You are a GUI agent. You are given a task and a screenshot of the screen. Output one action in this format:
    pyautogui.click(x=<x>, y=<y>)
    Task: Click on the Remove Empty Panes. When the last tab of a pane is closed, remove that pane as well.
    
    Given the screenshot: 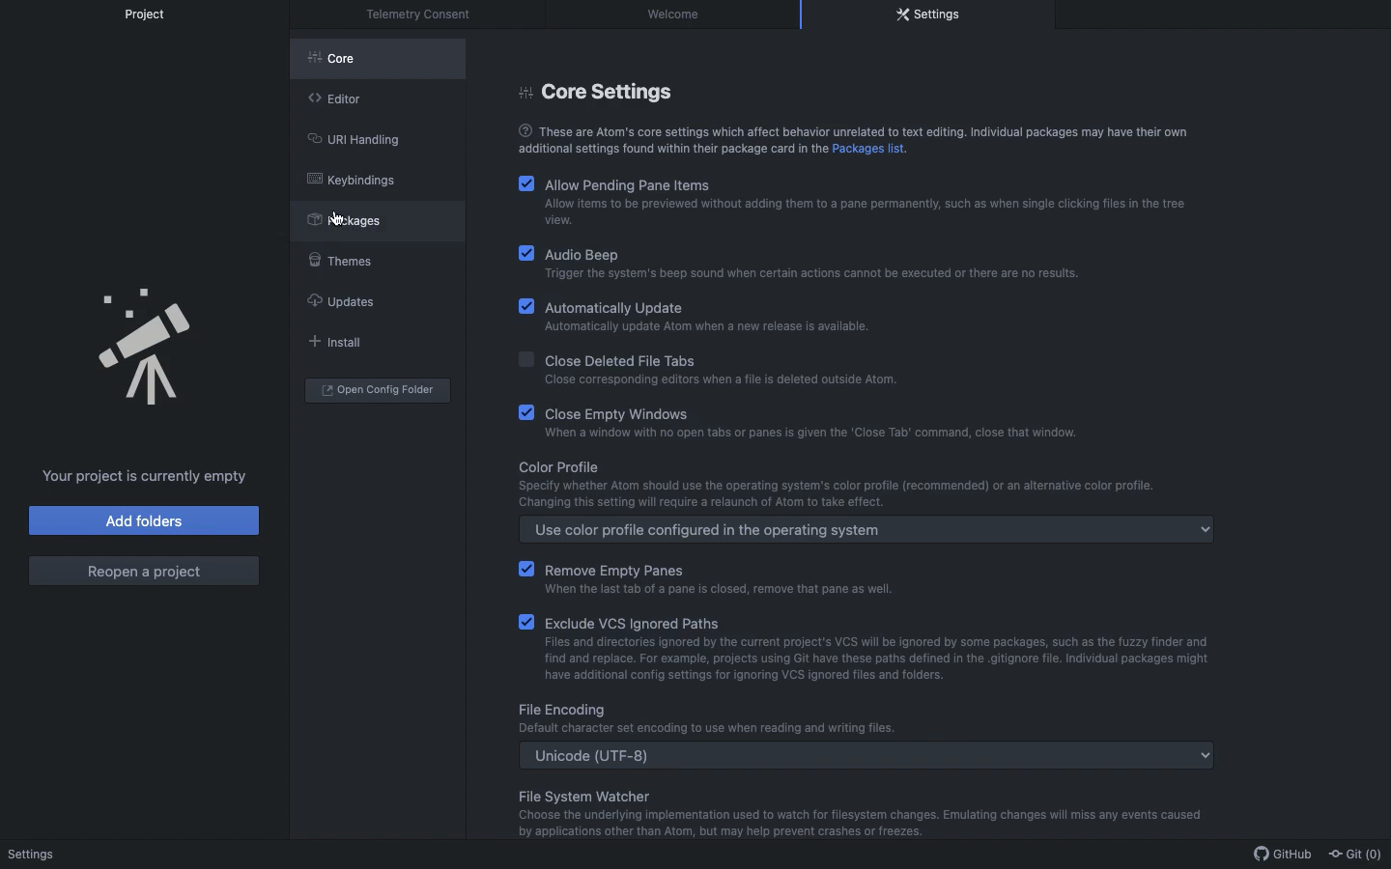 What is the action you would take?
    pyautogui.click(x=750, y=576)
    